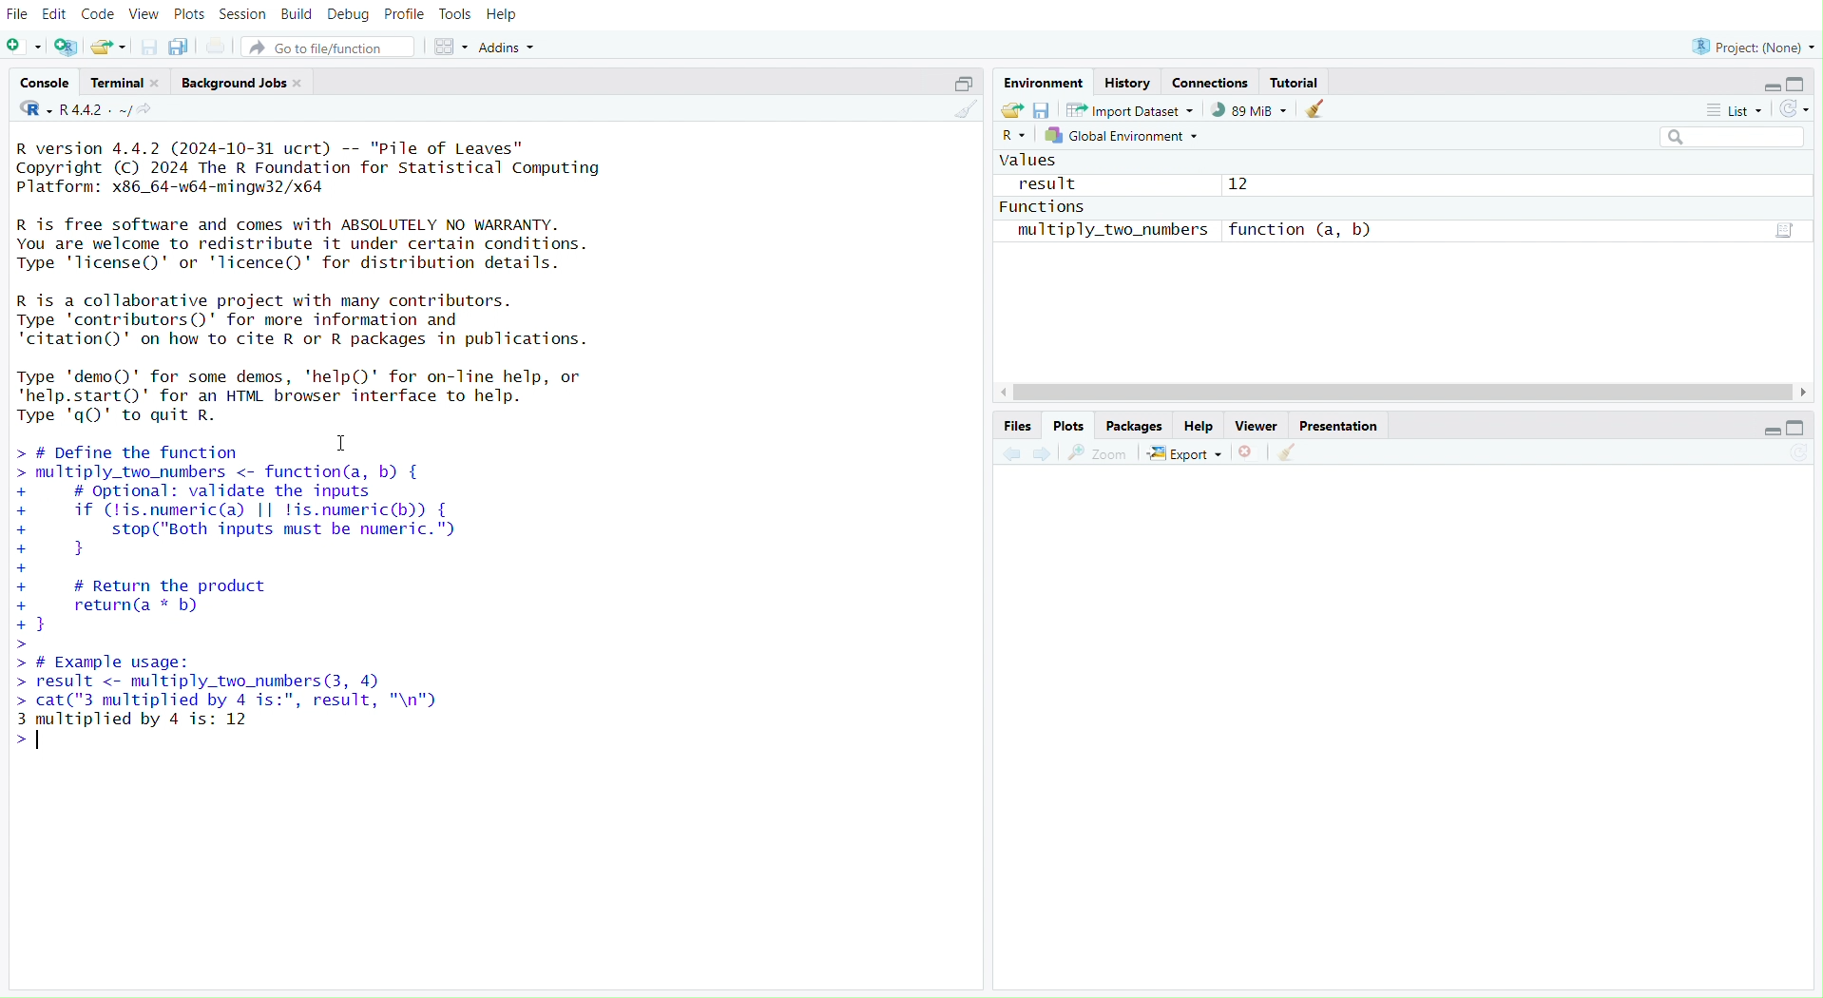 The height and width of the screenshot is (998, 1823). What do you see at coordinates (1797, 108) in the screenshot?
I see `Refresh the list of objects in the environment` at bounding box center [1797, 108].